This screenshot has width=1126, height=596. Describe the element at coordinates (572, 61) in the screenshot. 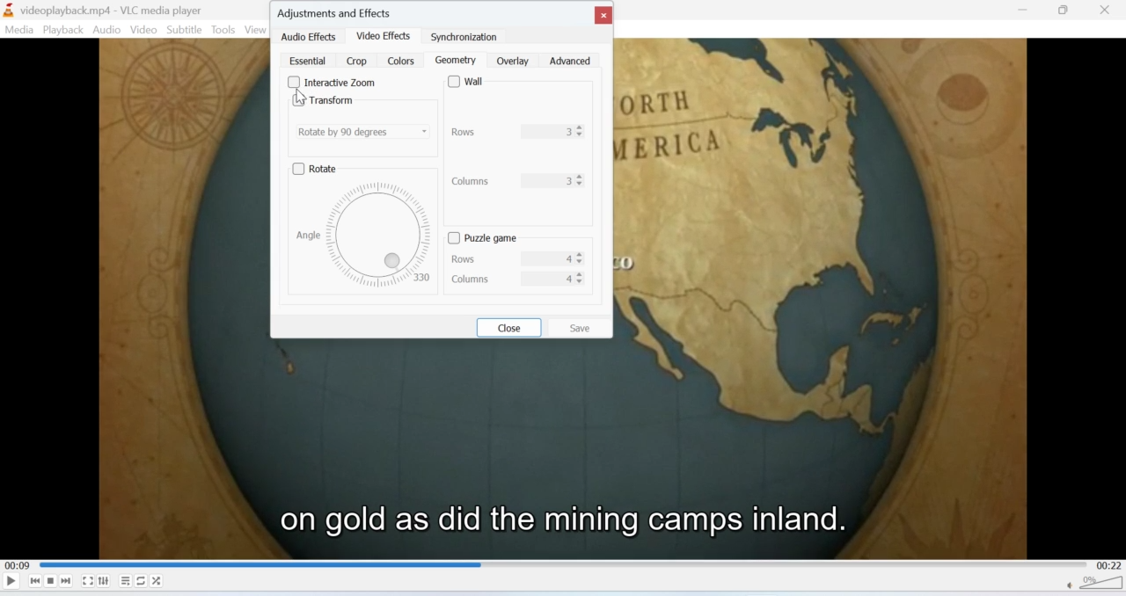

I see `advanced` at that location.